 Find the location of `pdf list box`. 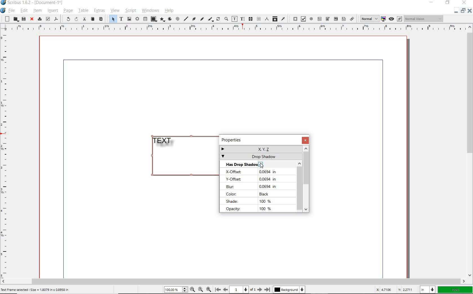

pdf list box is located at coordinates (343, 19).